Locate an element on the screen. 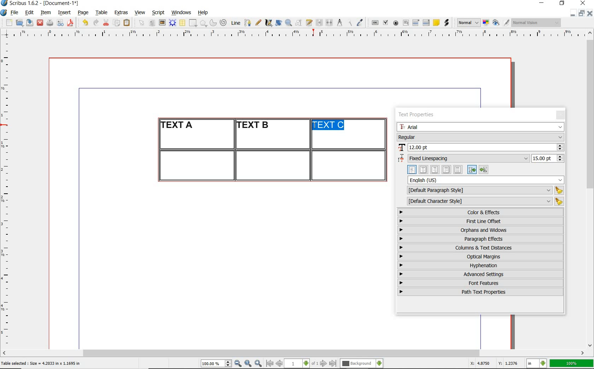 The height and width of the screenshot is (369, 594). save as pdf is located at coordinates (71, 23).